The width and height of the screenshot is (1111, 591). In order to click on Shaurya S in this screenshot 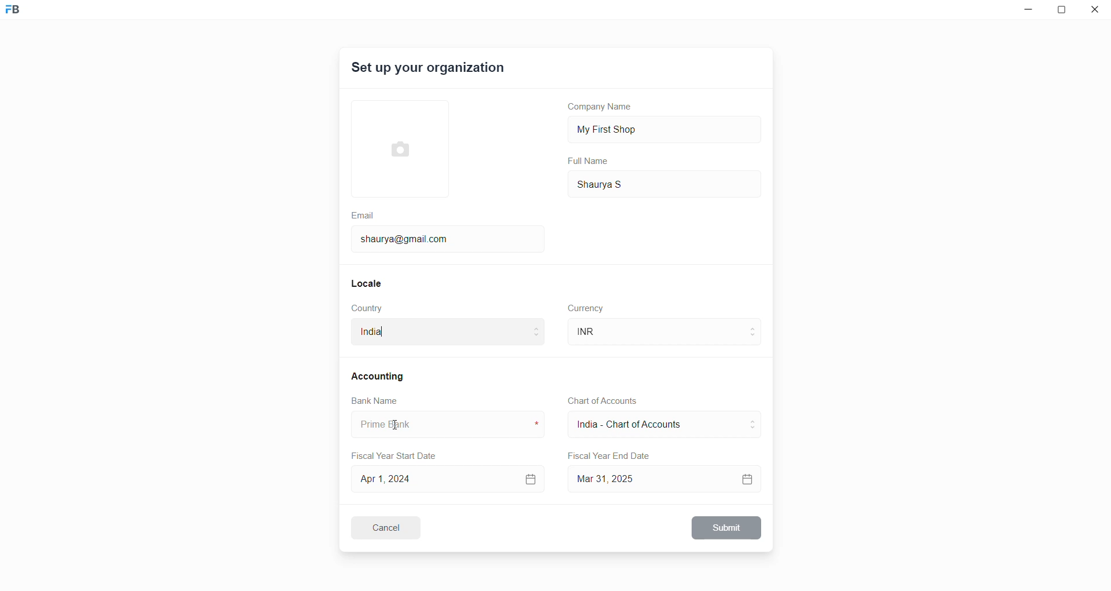, I will do `click(617, 183)`.